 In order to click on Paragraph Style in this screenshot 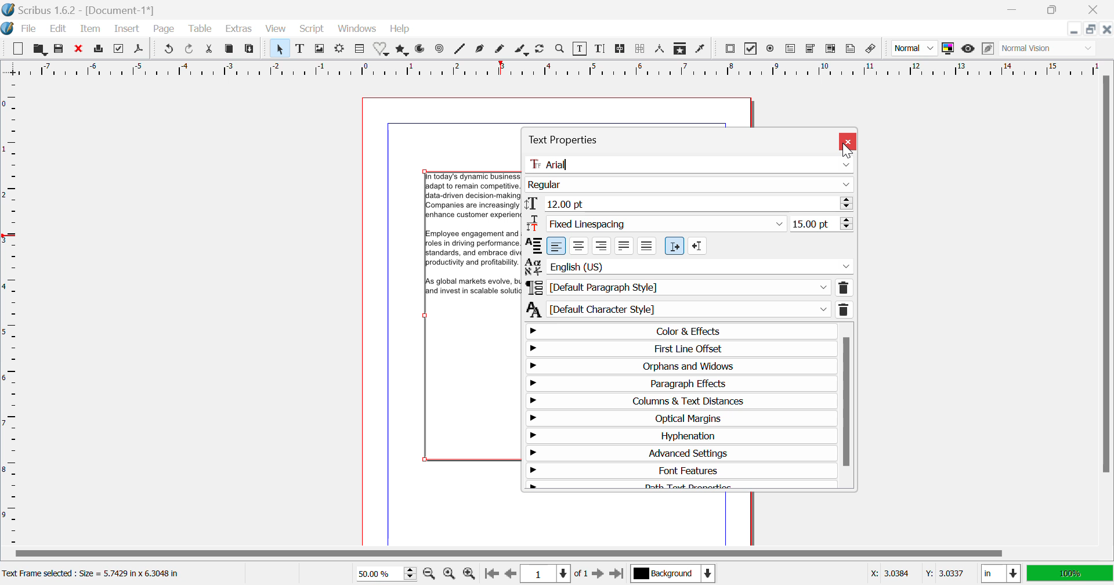, I will do `click(688, 288)`.